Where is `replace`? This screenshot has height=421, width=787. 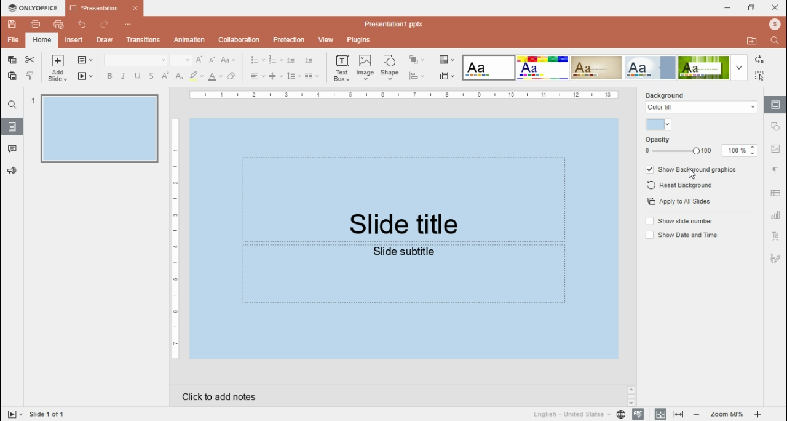 replace is located at coordinates (760, 60).